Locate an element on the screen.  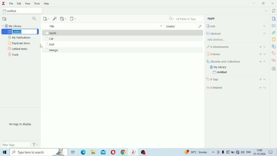
Libraries and Collections is located at coordinates (273, 46).